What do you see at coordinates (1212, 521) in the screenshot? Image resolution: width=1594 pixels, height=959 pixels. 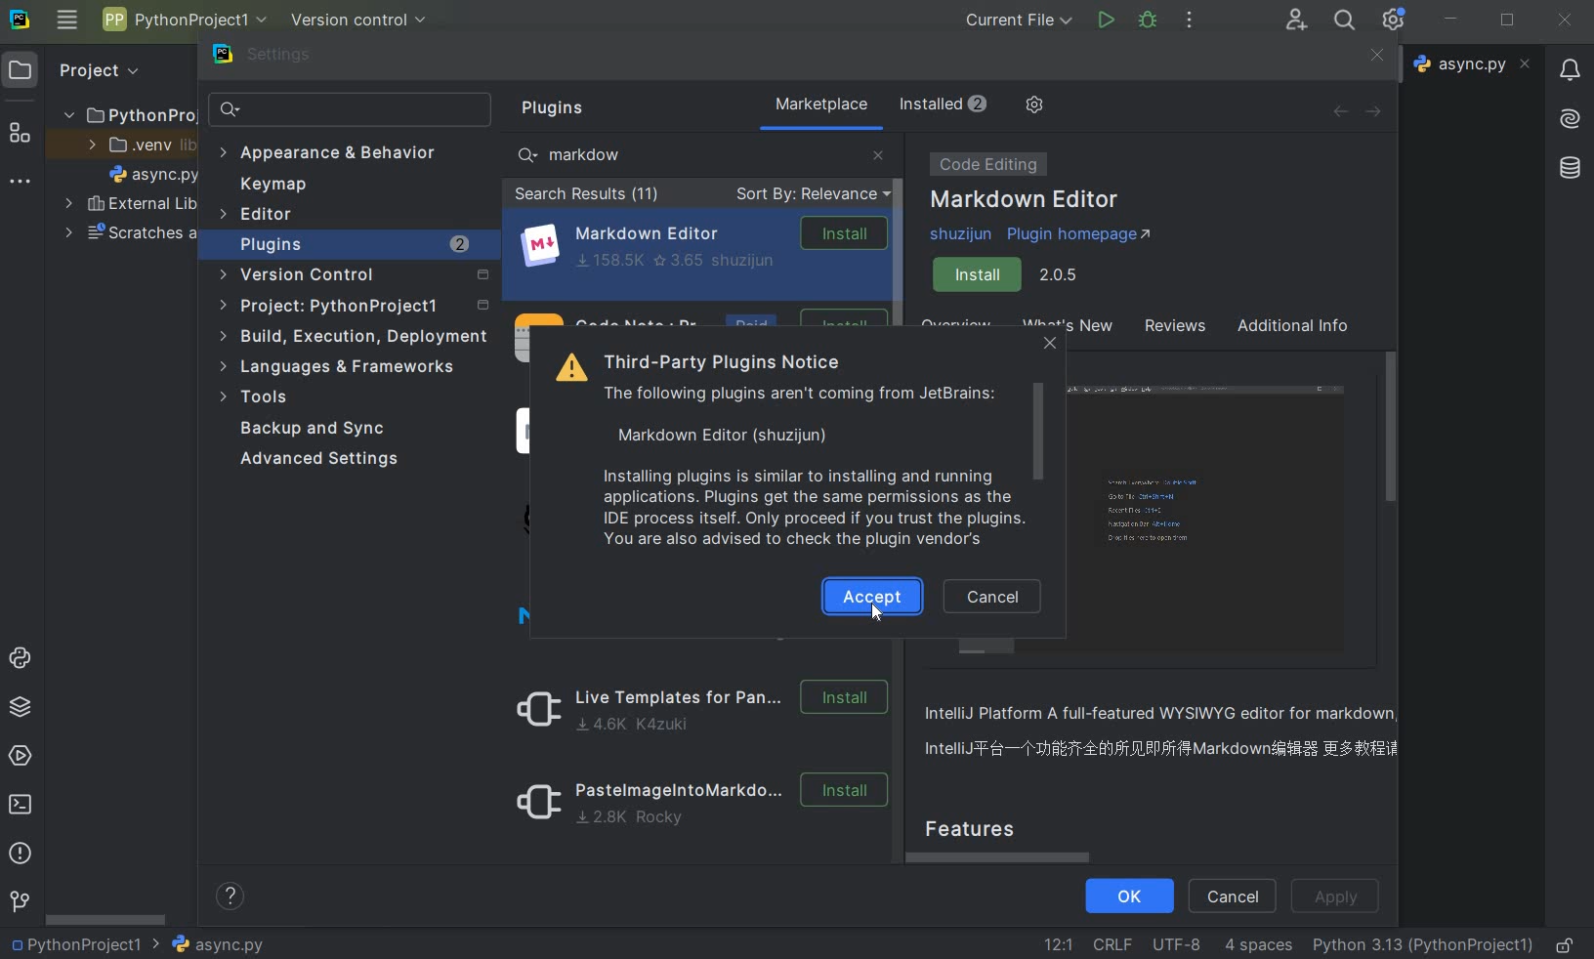 I see `editor view` at bounding box center [1212, 521].